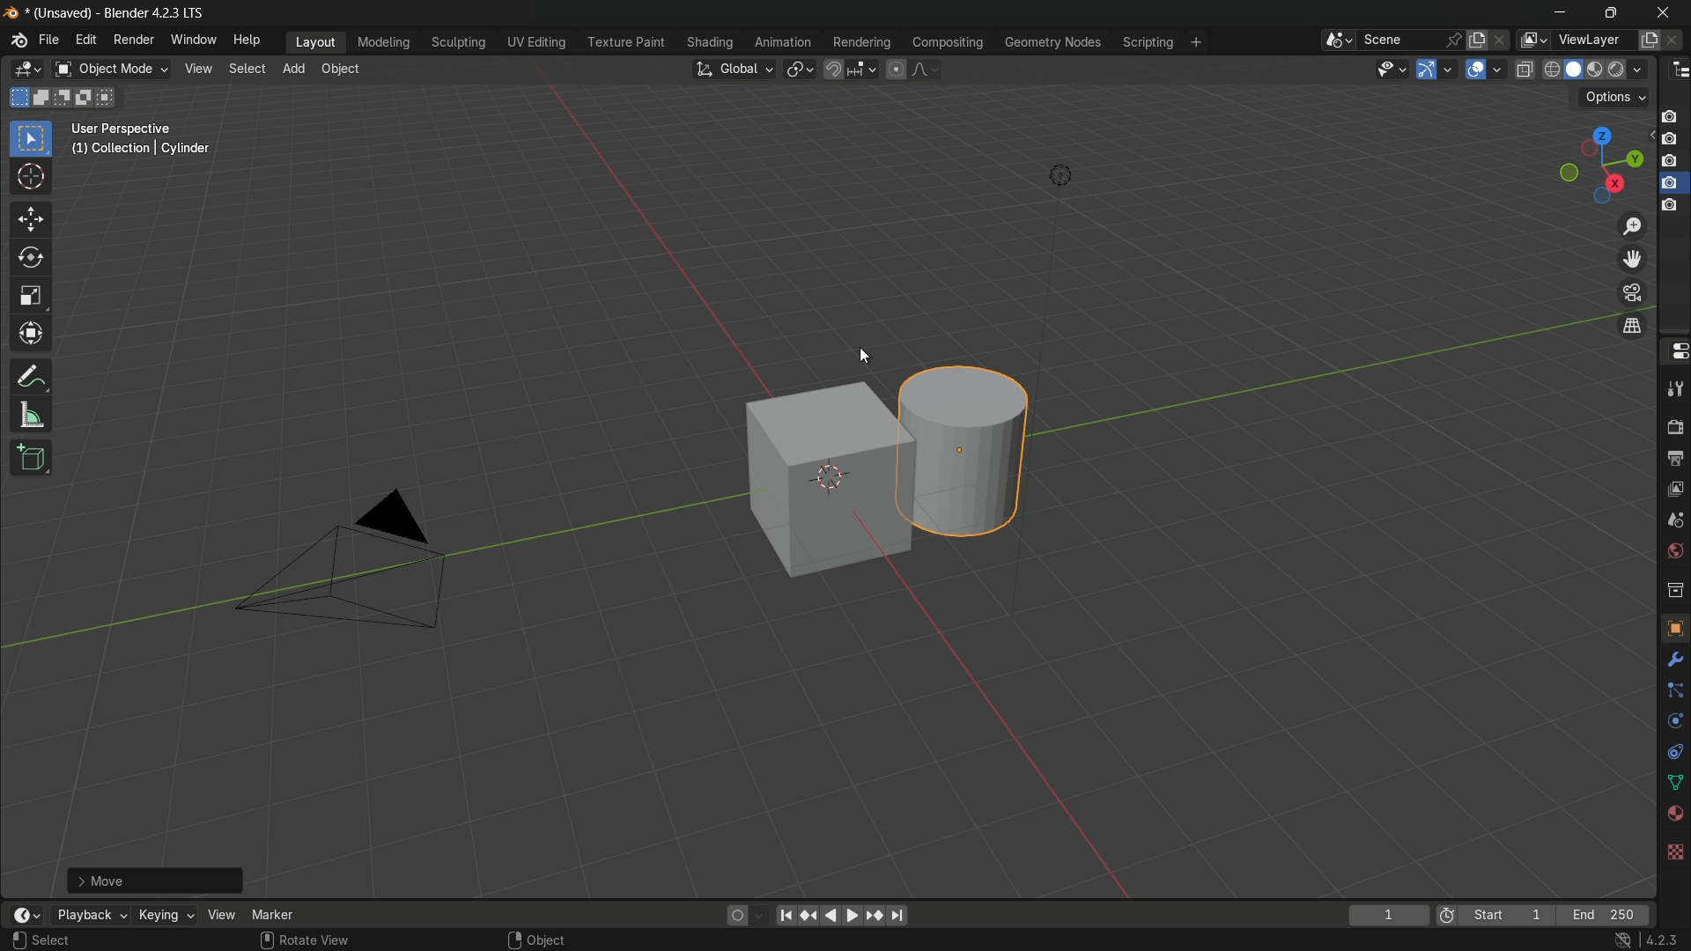 The width and height of the screenshot is (1691, 951). I want to click on switch the current view, so click(1632, 328).